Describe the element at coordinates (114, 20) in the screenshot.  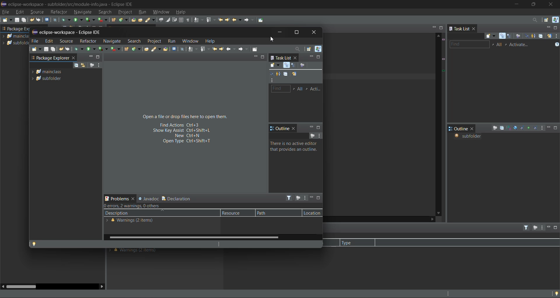
I see `new java package` at that location.